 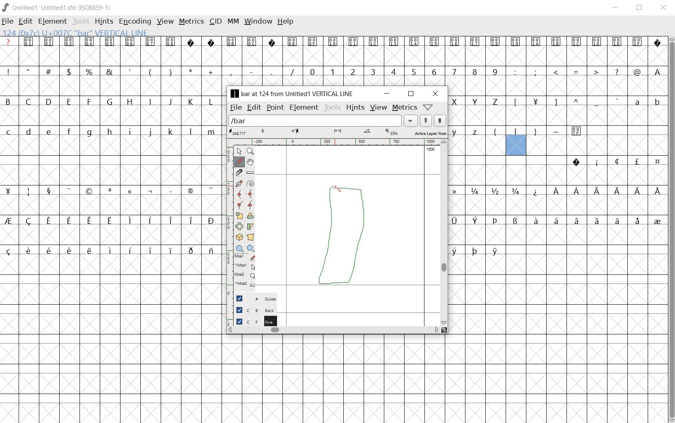 What do you see at coordinates (338, 189) in the screenshot?
I see `cursor` at bounding box center [338, 189].